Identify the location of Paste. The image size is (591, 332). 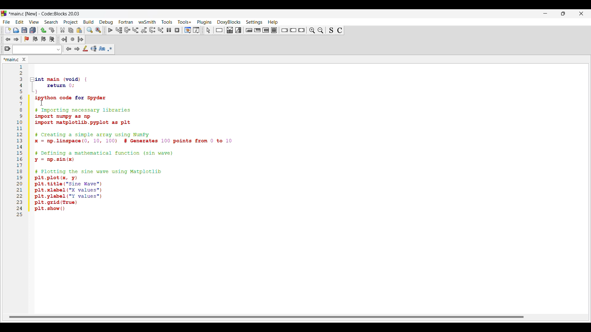
(79, 30).